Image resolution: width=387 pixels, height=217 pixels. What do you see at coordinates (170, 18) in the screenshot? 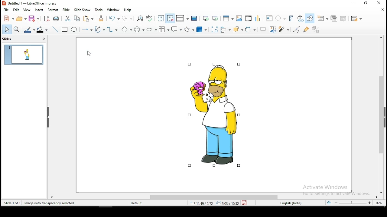
I see `snap to grid` at bounding box center [170, 18].